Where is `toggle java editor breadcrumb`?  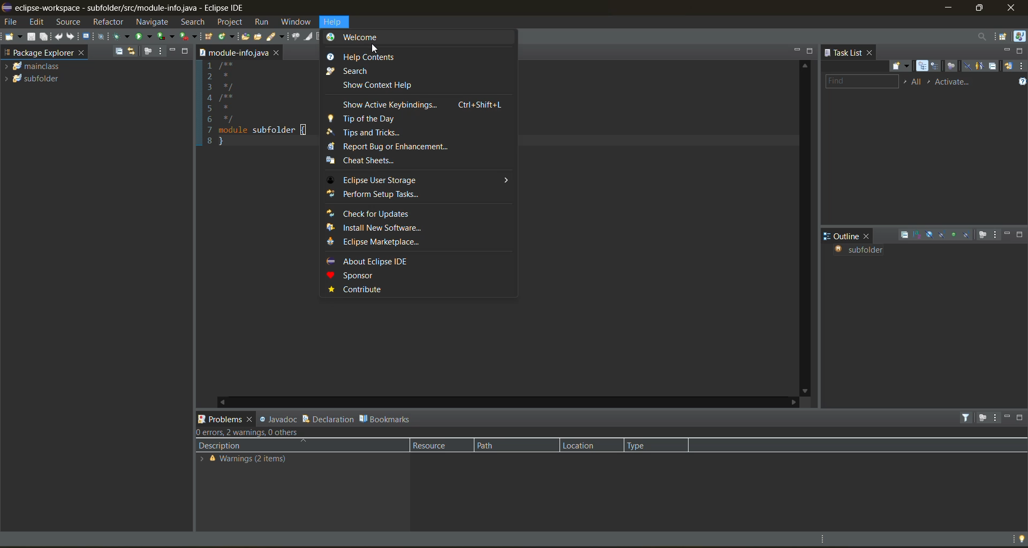
toggle java editor breadcrumb is located at coordinates (296, 37).